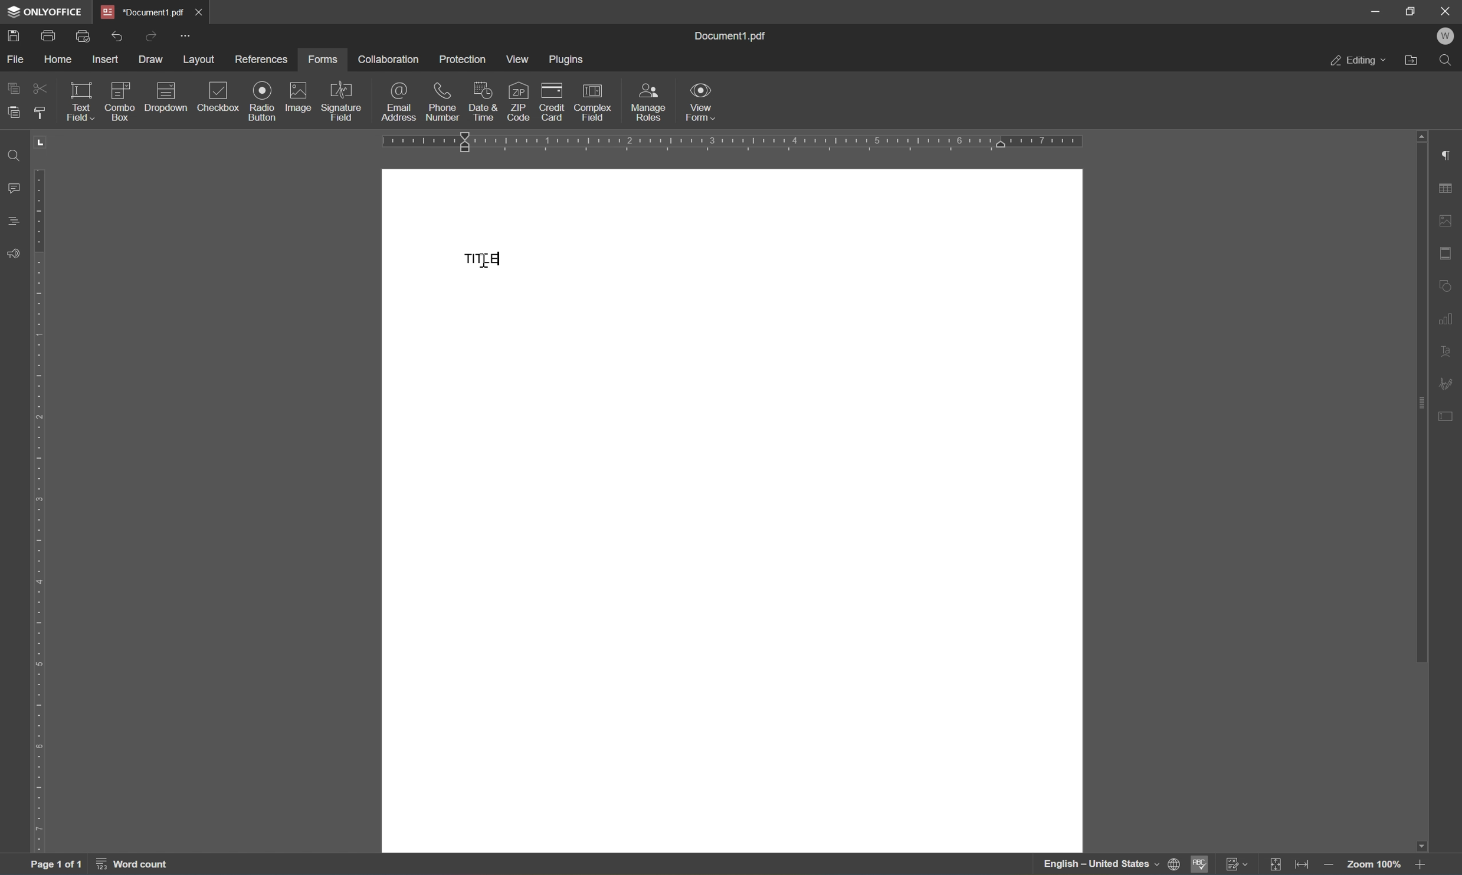 The width and height of the screenshot is (1462, 875). I want to click on fit to width, so click(1304, 864).